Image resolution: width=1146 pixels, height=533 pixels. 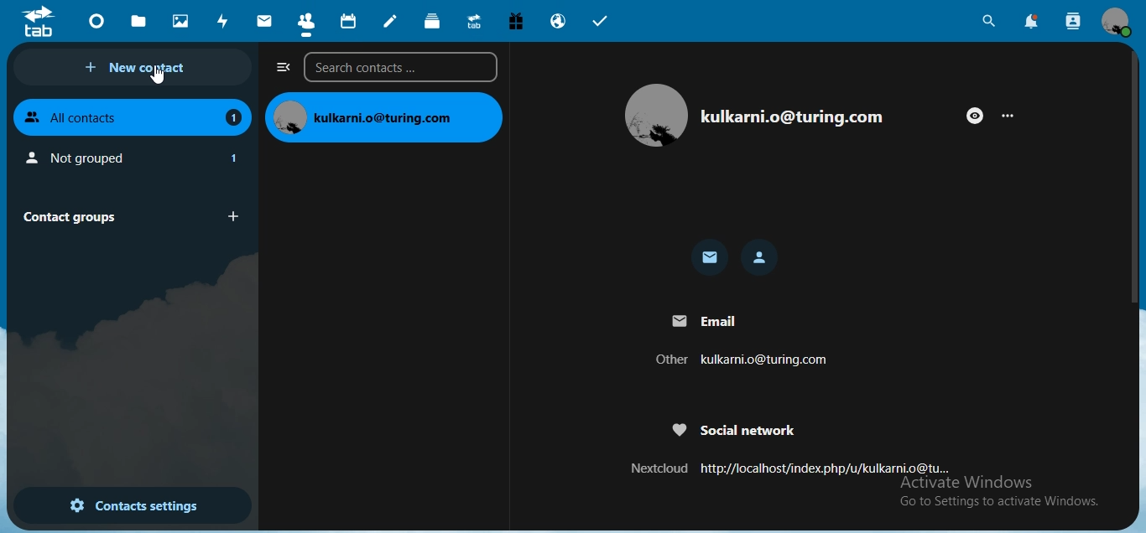 I want to click on email, so click(x=747, y=341).